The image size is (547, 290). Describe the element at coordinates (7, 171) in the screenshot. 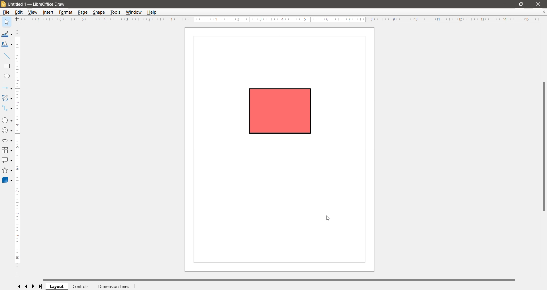

I see `Stars and Banners` at that location.